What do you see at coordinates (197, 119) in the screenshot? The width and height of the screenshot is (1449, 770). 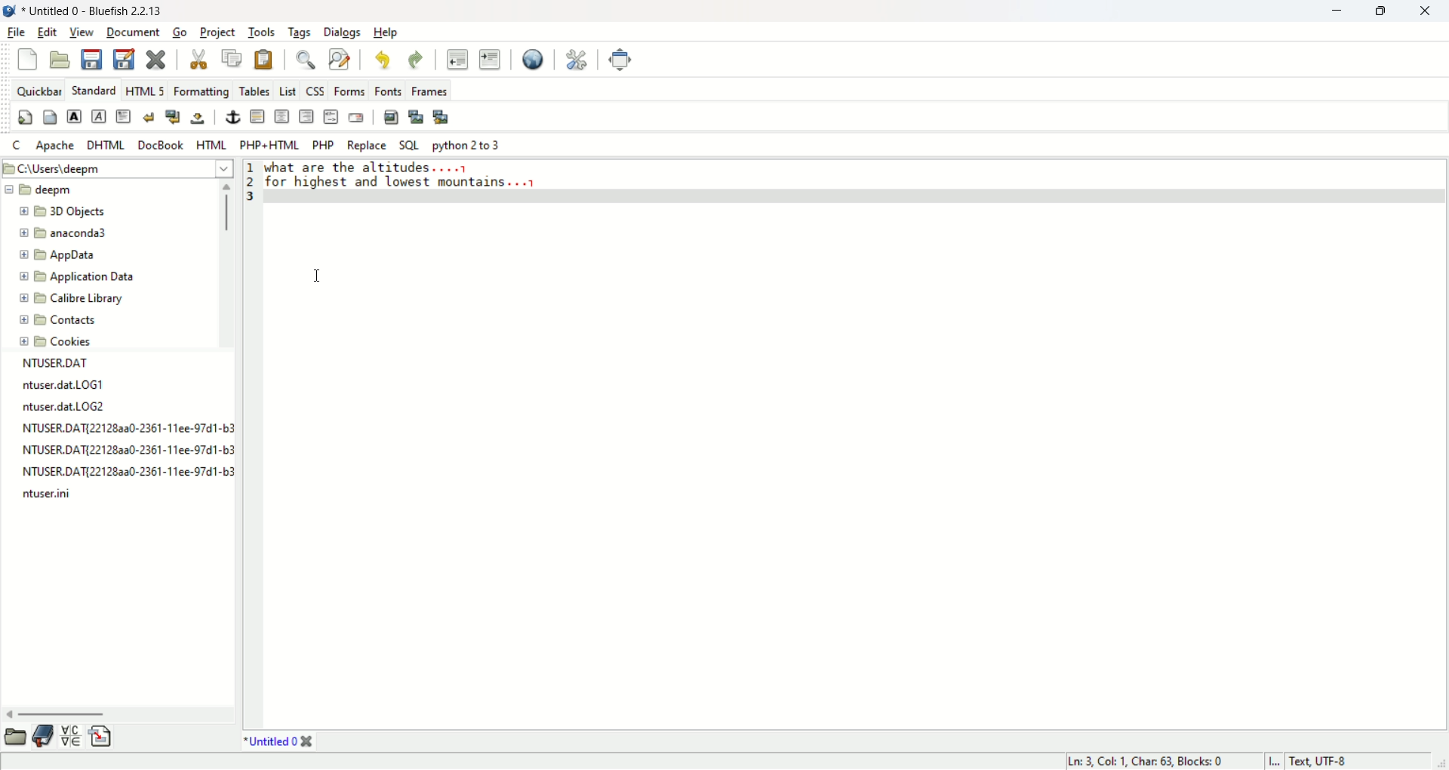 I see `non-breaking space` at bounding box center [197, 119].